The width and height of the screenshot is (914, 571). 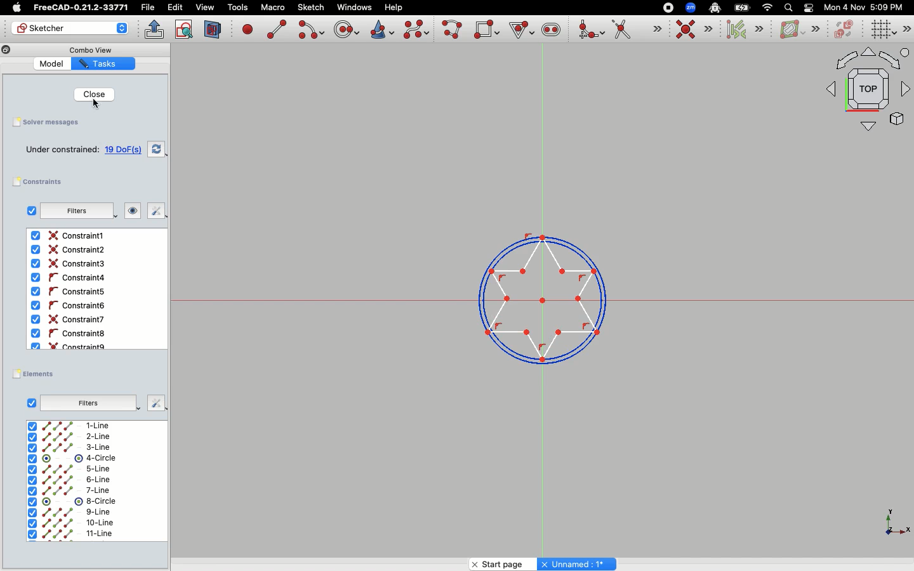 What do you see at coordinates (75, 426) in the screenshot?
I see `1-Line` at bounding box center [75, 426].